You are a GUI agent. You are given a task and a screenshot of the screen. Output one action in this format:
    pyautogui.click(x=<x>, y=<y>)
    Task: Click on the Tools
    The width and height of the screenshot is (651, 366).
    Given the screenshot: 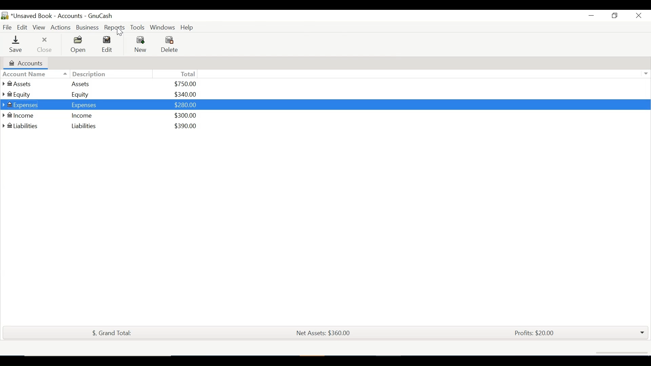 What is the action you would take?
    pyautogui.click(x=136, y=27)
    